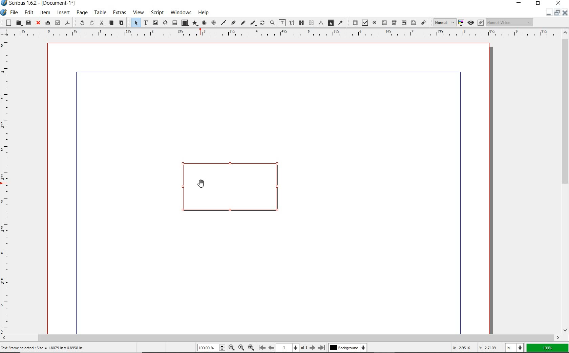 This screenshot has height=353, width=569. Describe the element at coordinates (81, 14) in the screenshot. I see `page` at that location.